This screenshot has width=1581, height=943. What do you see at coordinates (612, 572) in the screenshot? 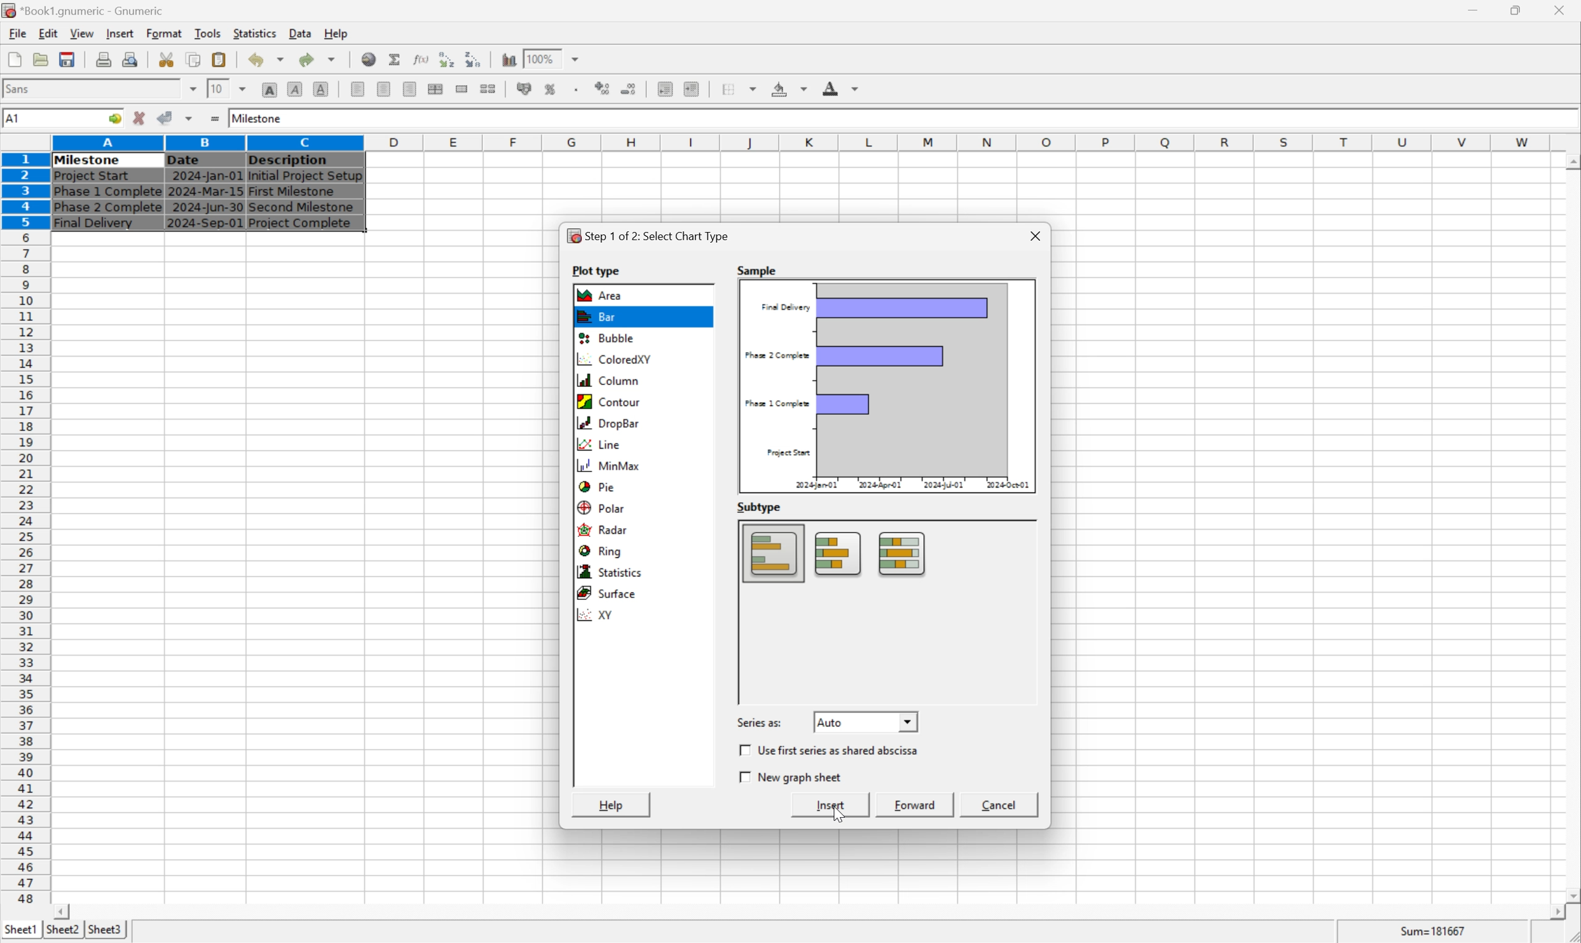
I see `statistics` at bounding box center [612, 572].